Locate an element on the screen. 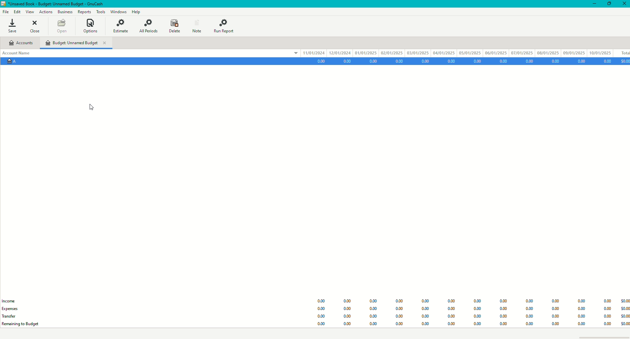  Minimize is located at coordinates (594, 3).